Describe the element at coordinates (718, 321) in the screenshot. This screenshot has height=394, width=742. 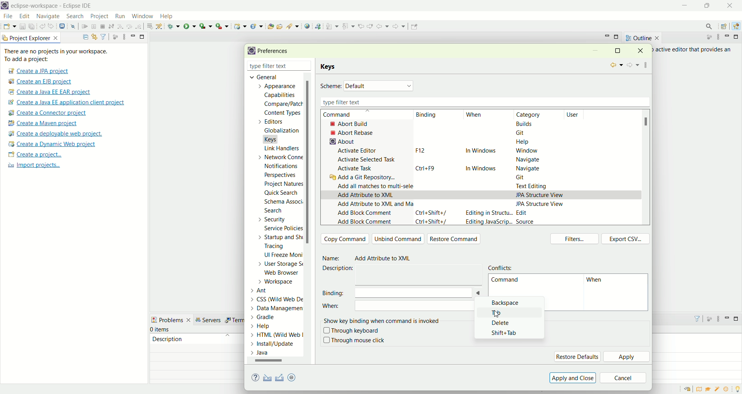
I see `view menu` at that location.